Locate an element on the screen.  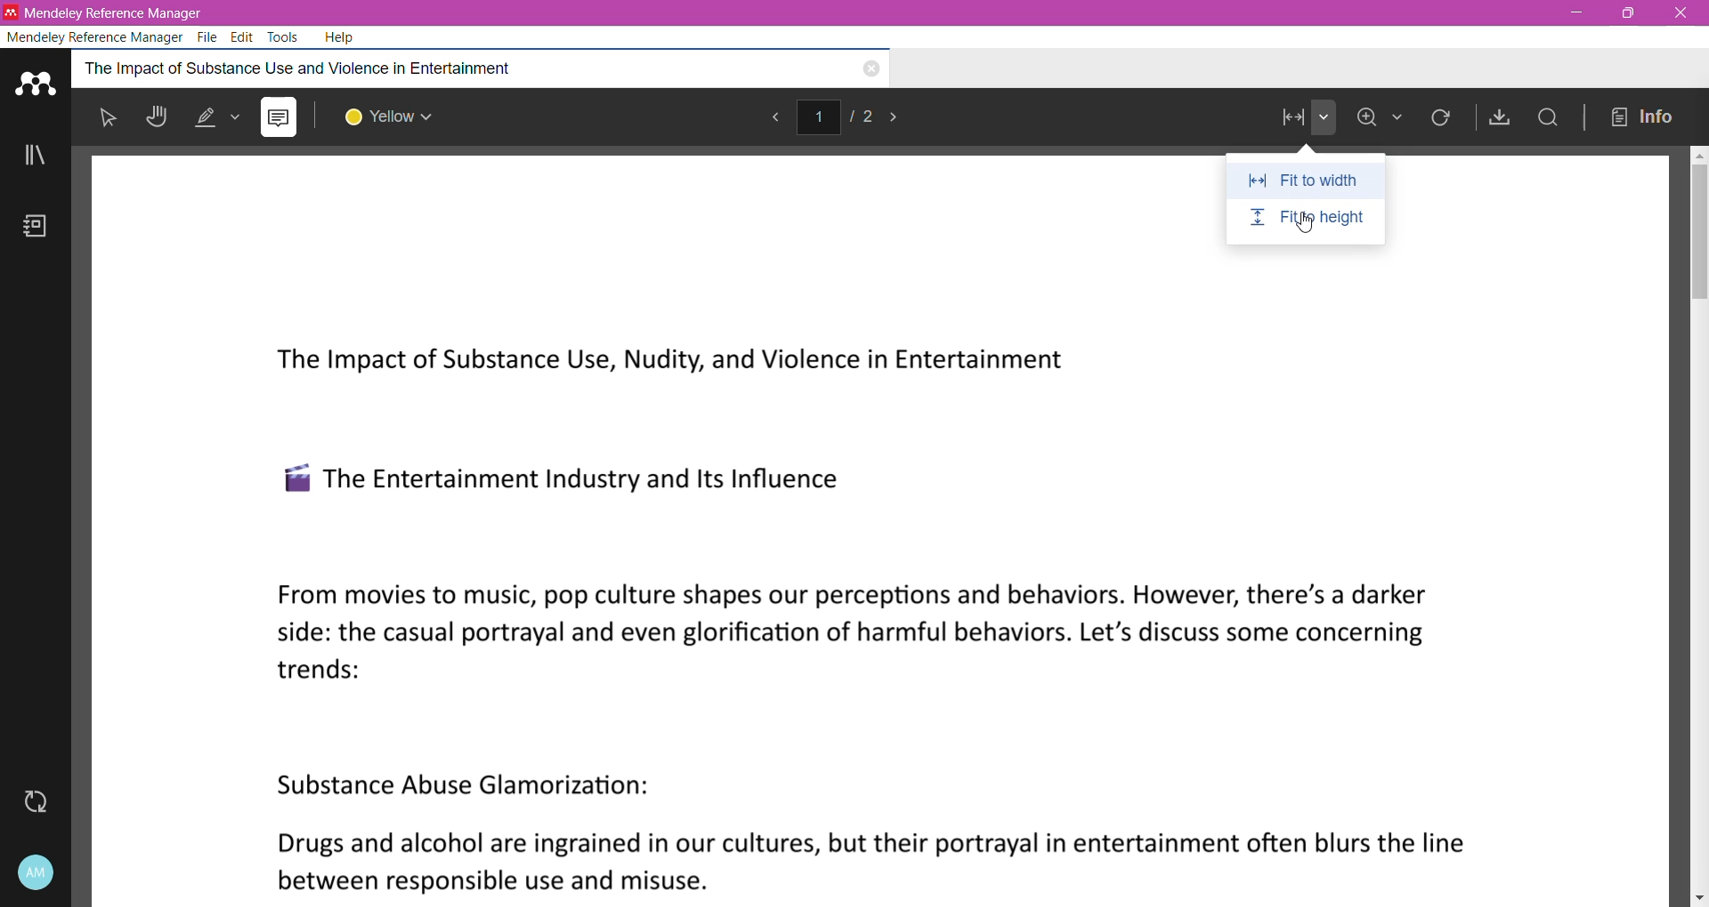
Last Sync is located at coordinates (43, 802).